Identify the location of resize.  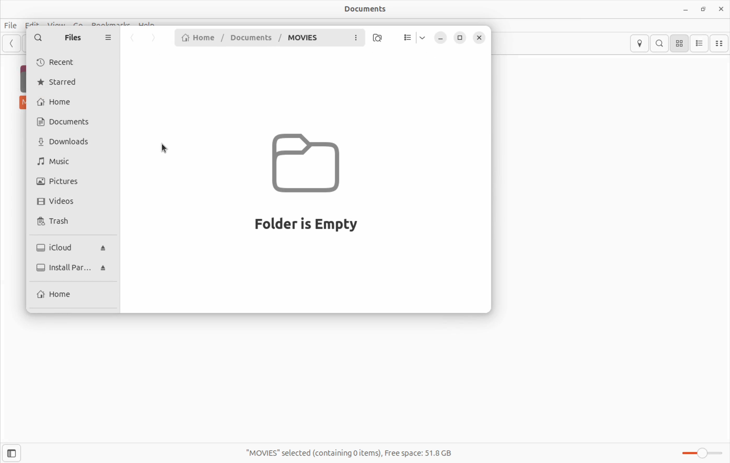
(461, 38).